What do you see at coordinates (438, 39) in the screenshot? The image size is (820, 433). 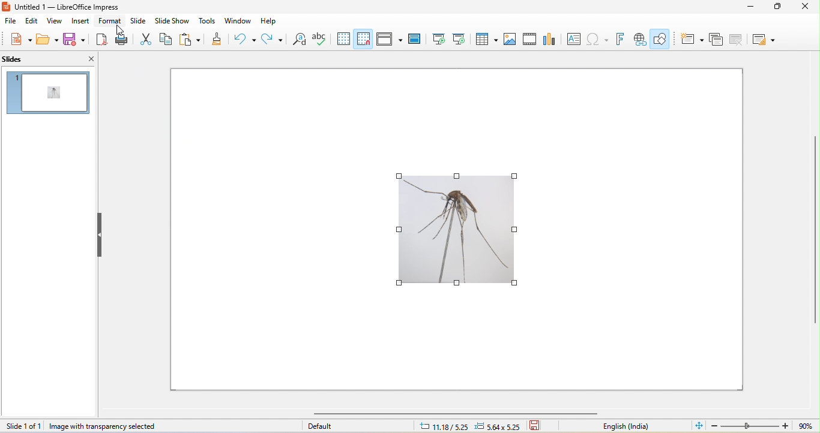 I see `start from beginning` at bounding box center [438, 39].